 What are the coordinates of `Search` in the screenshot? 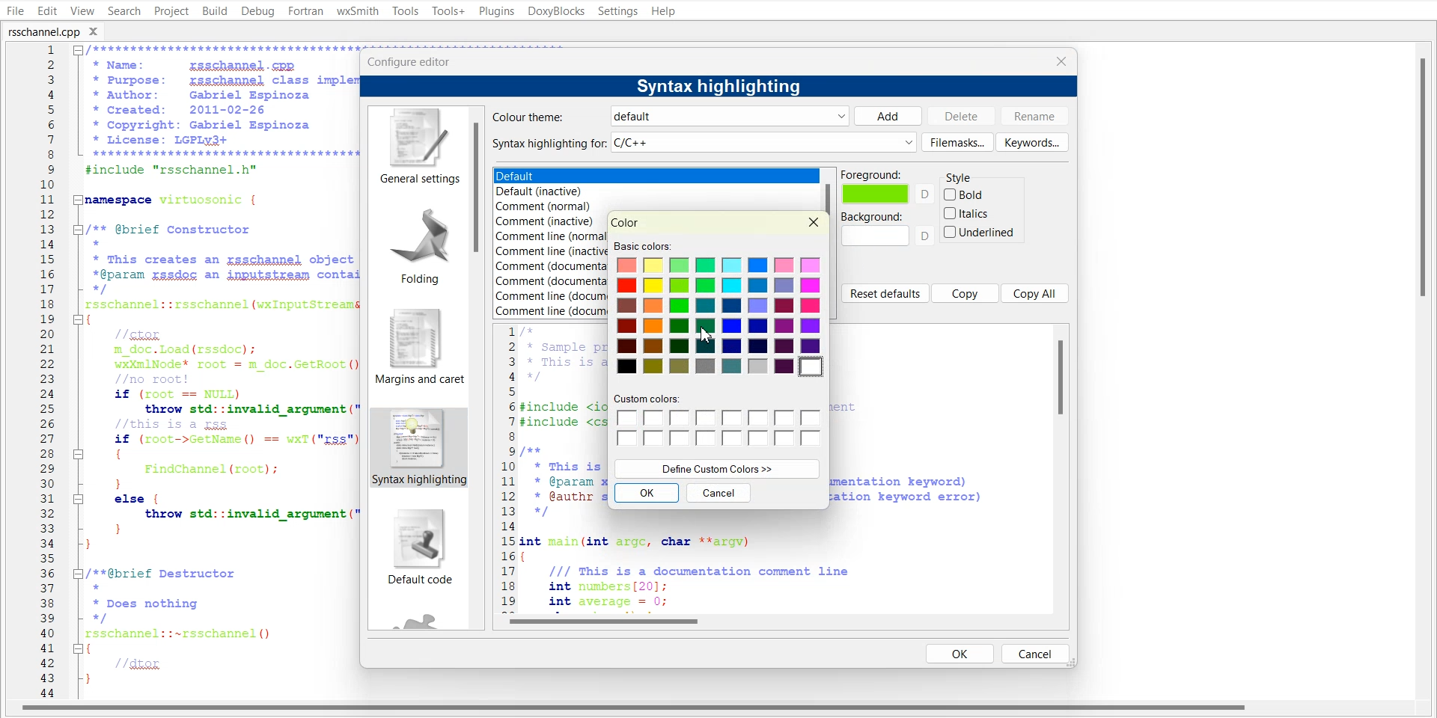 It's located at (124, 10).